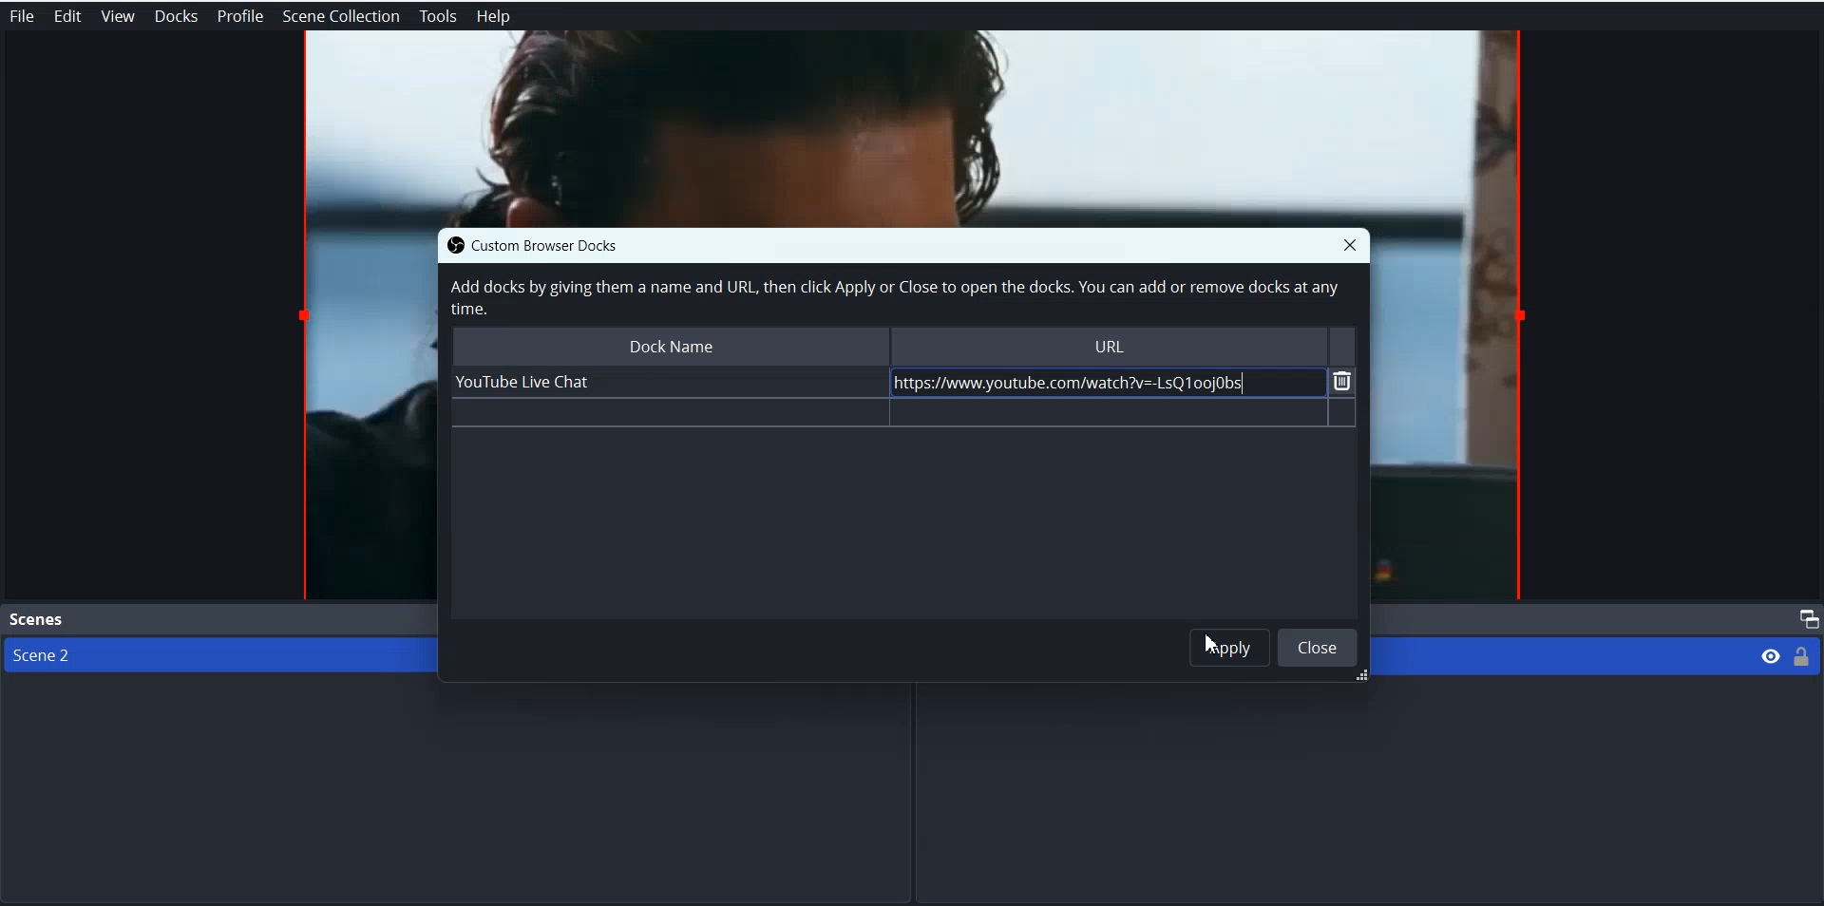  Describe the element at coordinates (342, 16) in the screenshot. I see `Scene Collection` at that location.